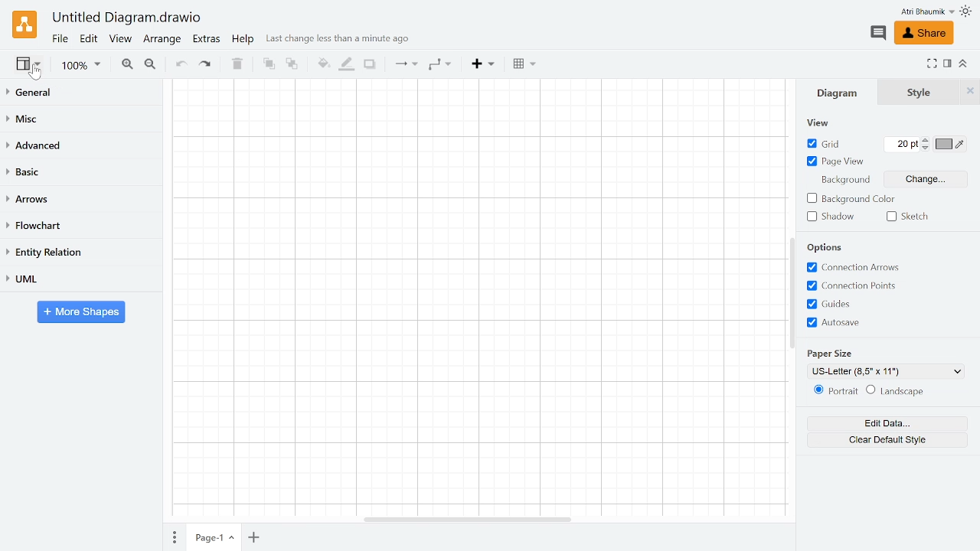 The image size is (980, 551). What do you see at coordinates (832, 246) in the screenshot?
I see `options` at bounding box center [832, 246].